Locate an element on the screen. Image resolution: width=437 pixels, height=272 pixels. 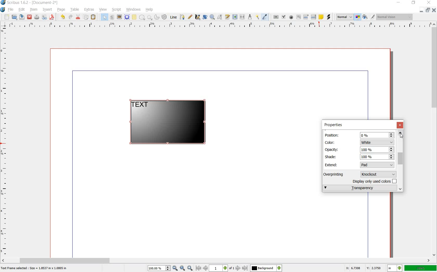
help is located at coordinates (150, 10).